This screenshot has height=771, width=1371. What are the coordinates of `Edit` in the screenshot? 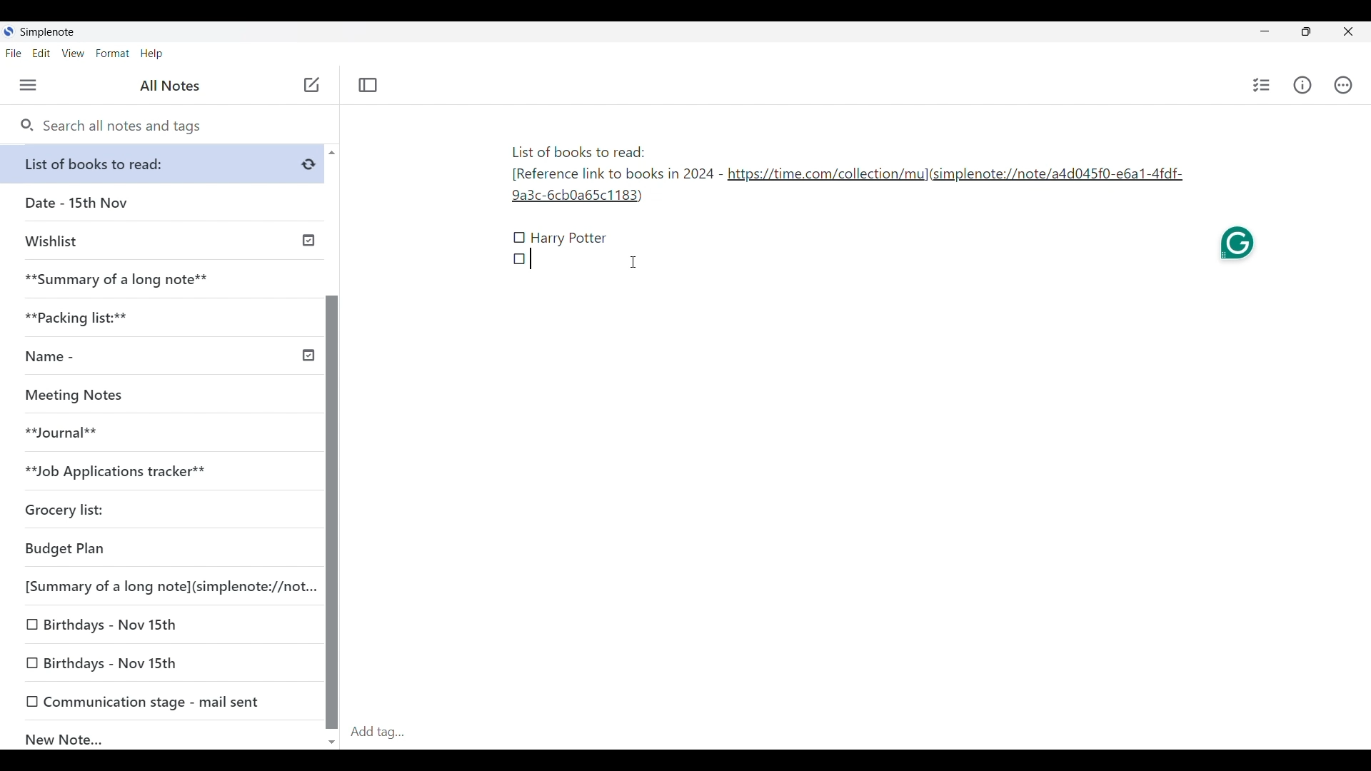 It's located at (41, 54).